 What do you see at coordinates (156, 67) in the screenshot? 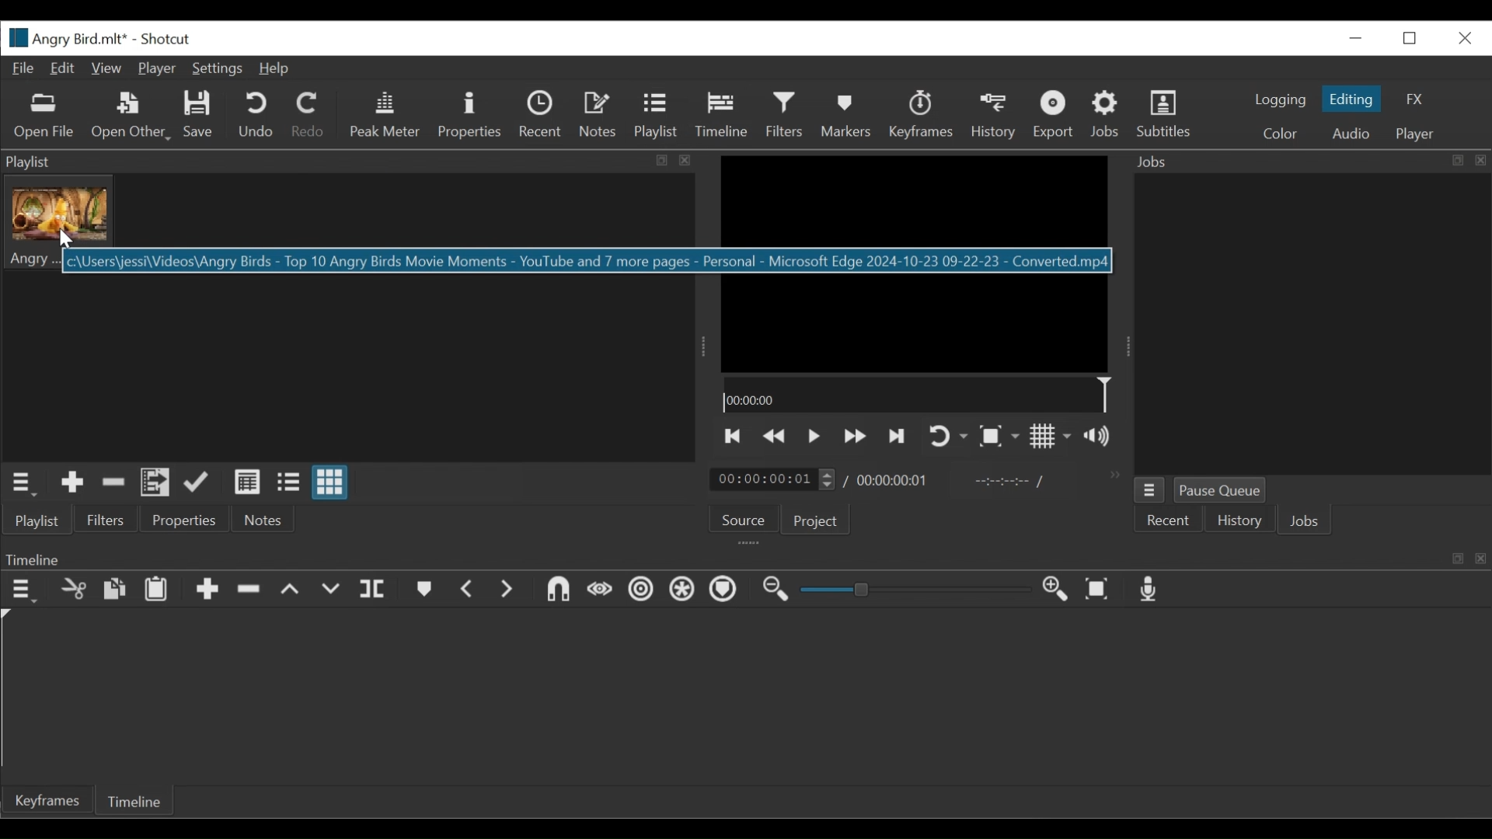
I see `Player` at bounding box center [156, 67].